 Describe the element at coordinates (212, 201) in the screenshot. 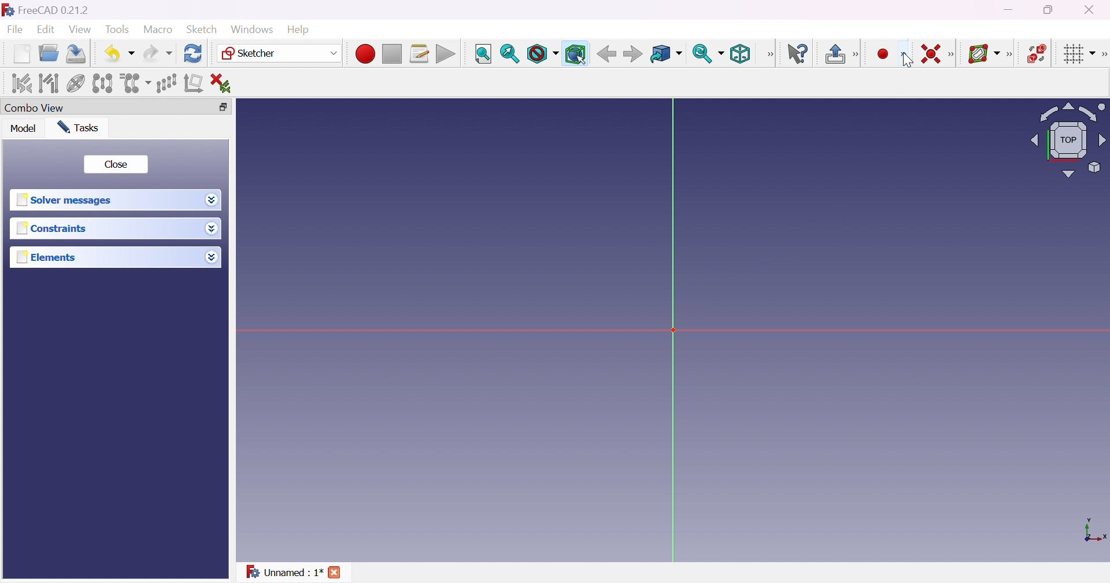

I see `Drop down` at that location.